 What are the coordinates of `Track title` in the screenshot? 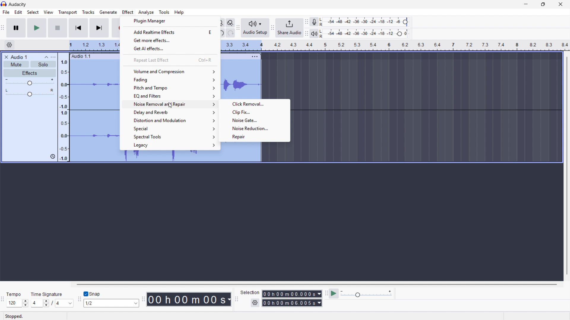 It's located at (19, 57).